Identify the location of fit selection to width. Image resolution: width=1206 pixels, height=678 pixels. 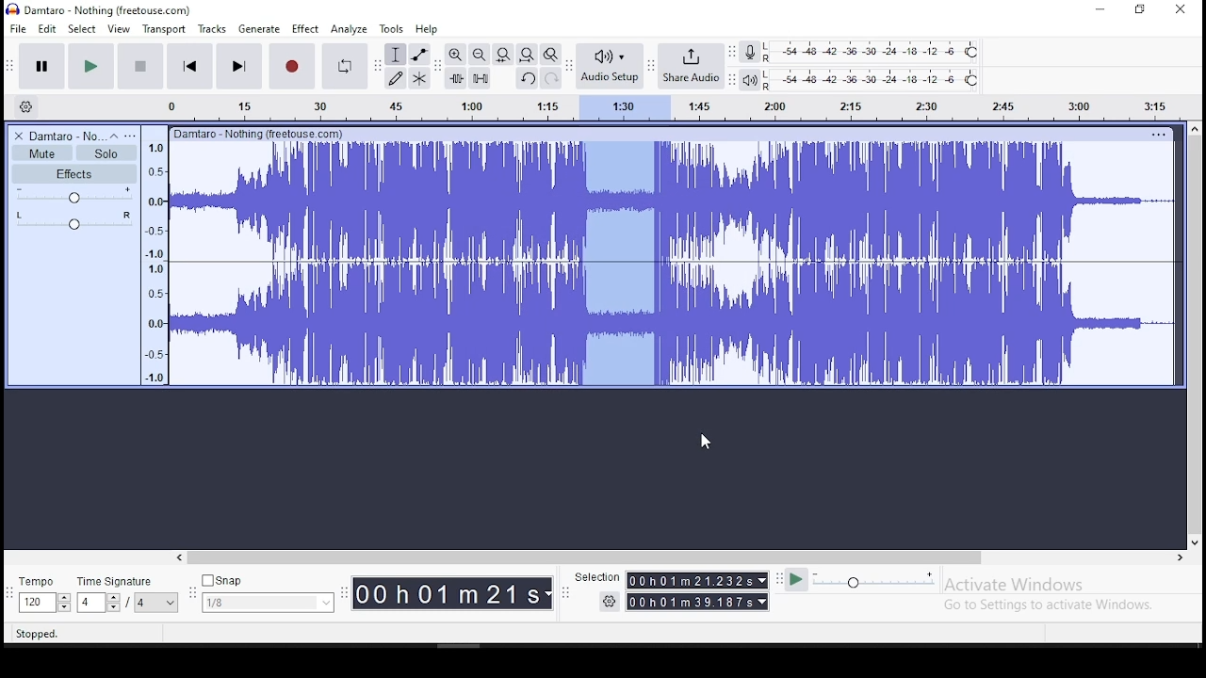
(502, 53).